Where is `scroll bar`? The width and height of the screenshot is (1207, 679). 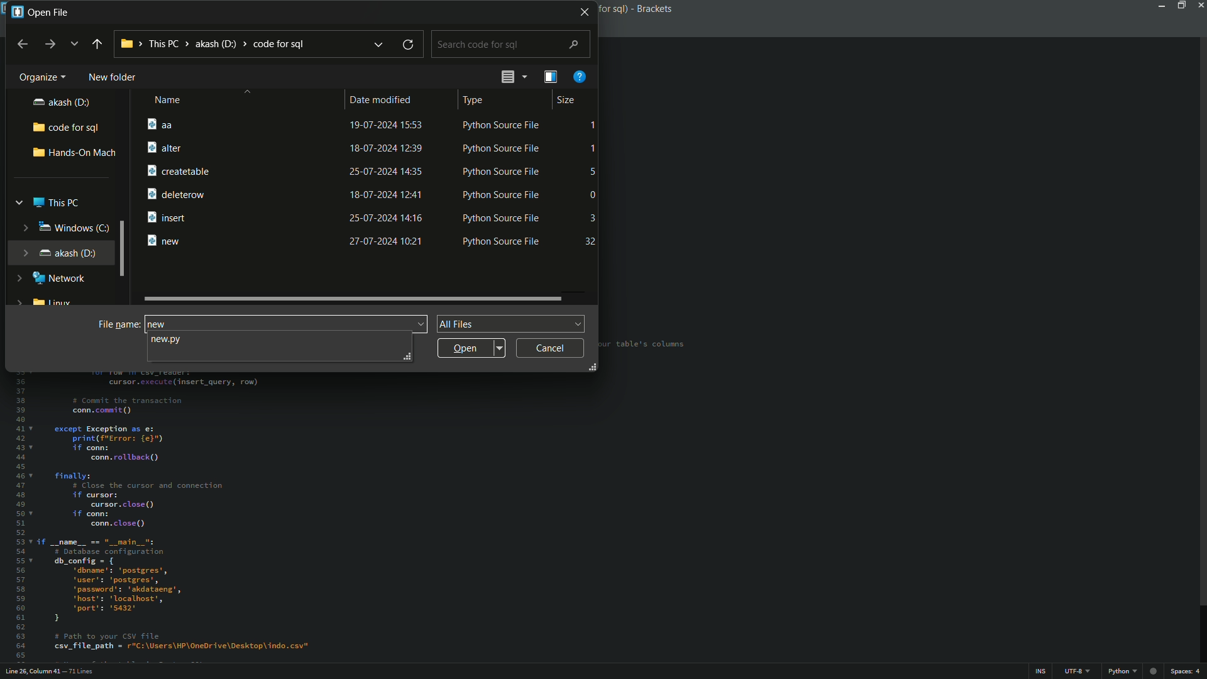
scroll bar is located at coordinates (355, 297).